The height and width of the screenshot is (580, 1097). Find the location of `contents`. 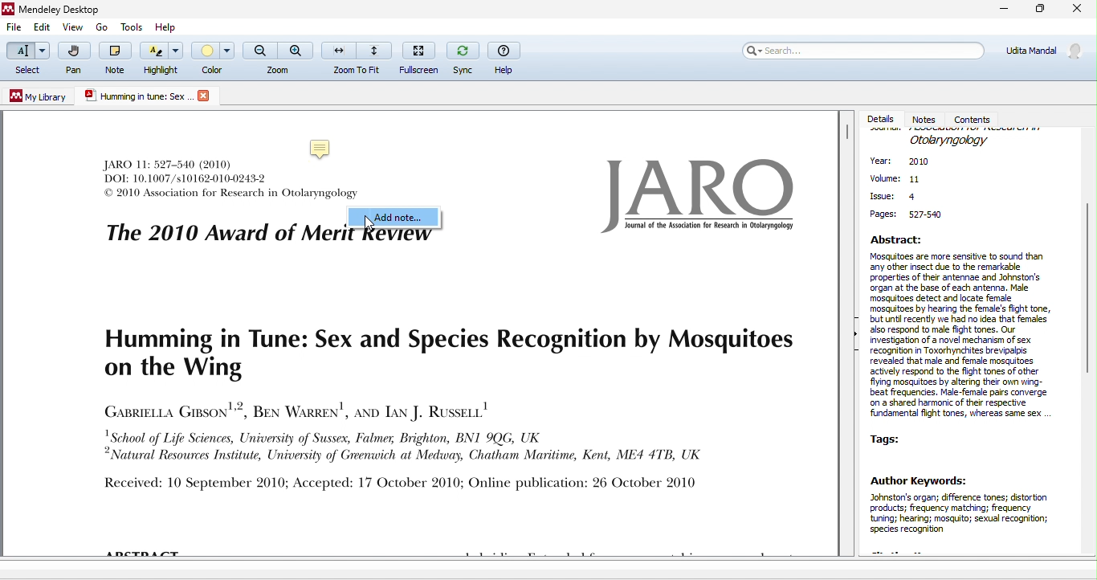

contents is located at coordinates (976, 118).